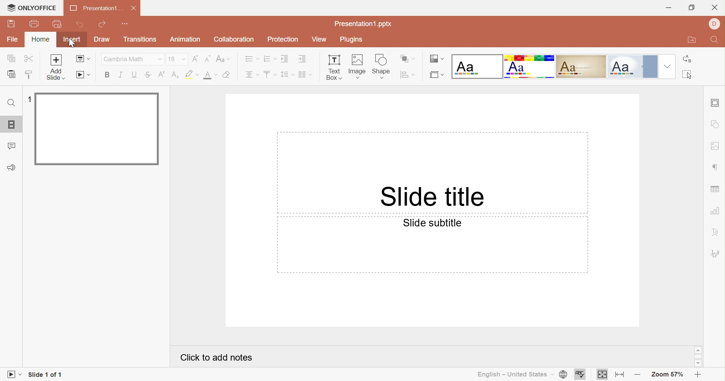 The height and width of the screenshot is (381, 725). What do you see at coordinates (133, 9) in the screenshot?
I see `Close` at bounding box center [133, 9].